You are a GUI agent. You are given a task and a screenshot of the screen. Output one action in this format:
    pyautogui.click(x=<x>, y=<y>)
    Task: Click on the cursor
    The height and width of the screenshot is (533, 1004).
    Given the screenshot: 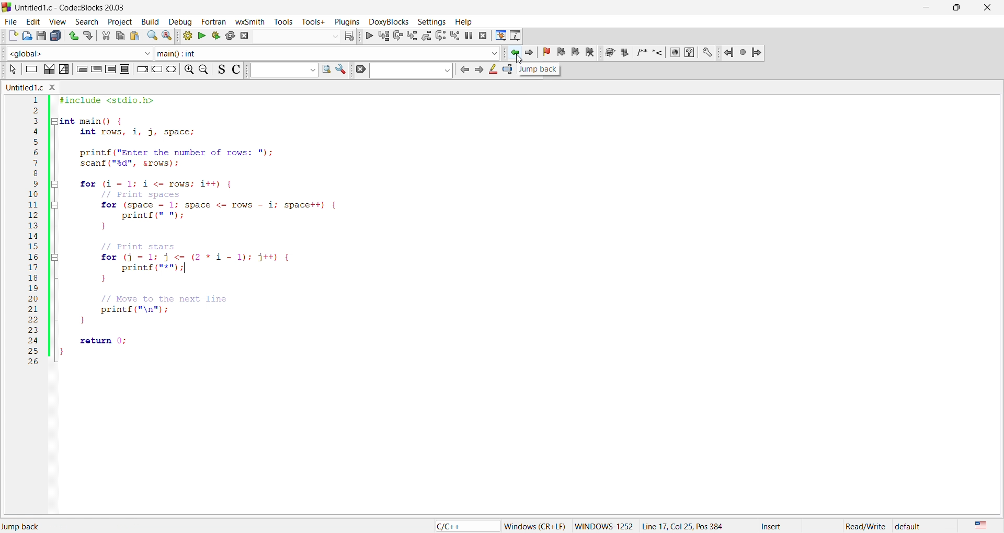 What is the action you would take?
    pyautogui.click(x=520, y=60)
    